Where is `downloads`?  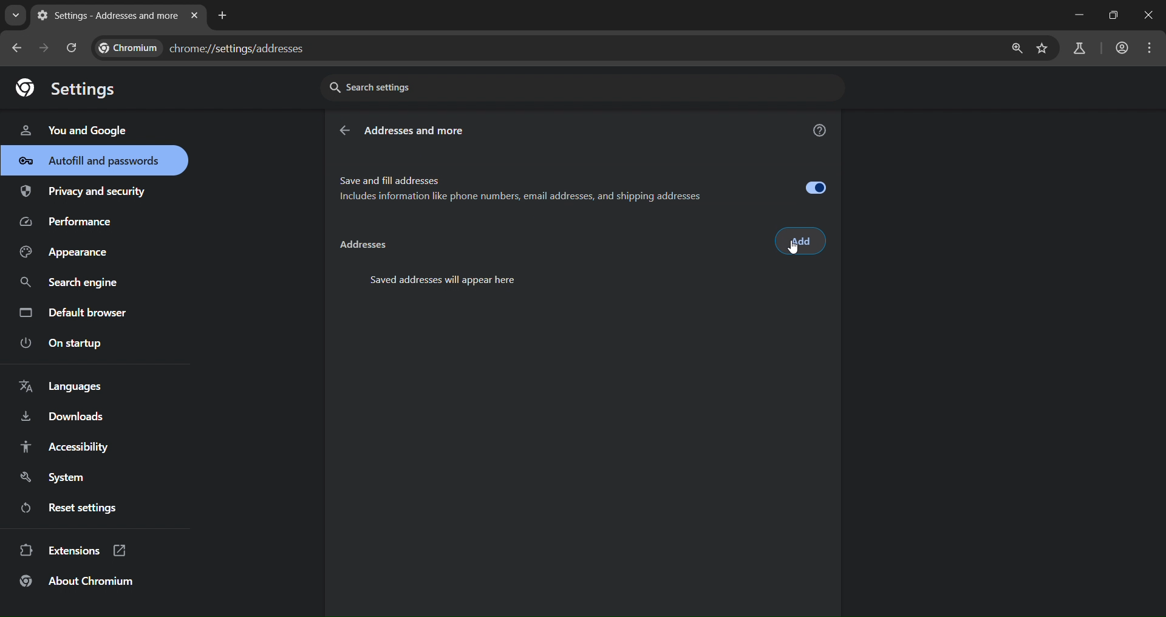 downloads is located at coordinates (61, 419).